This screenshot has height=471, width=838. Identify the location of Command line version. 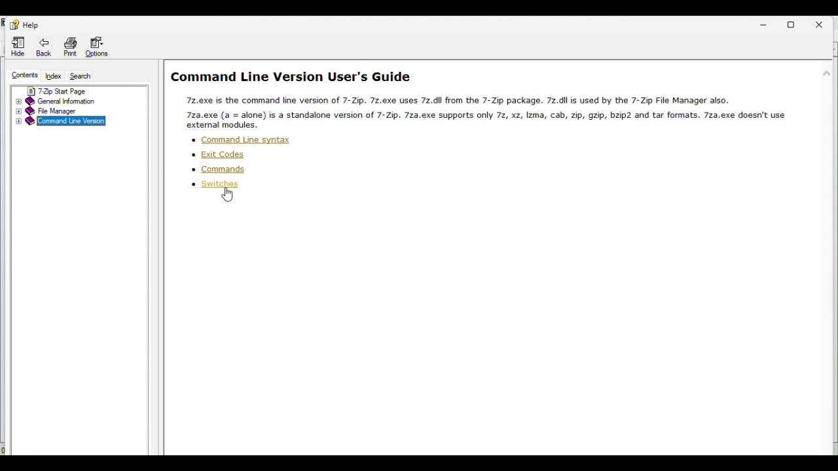
(66, 122).